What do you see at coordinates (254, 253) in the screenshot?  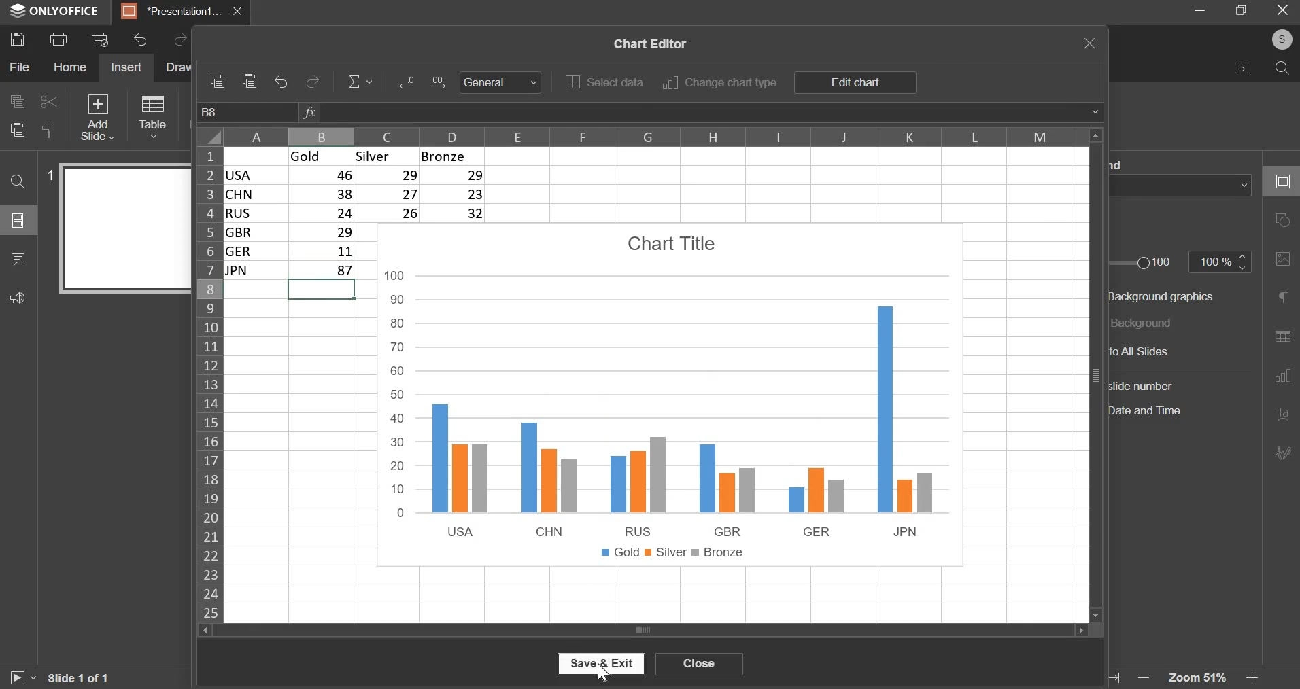 I see `ger` at bounding box center [254, 253].